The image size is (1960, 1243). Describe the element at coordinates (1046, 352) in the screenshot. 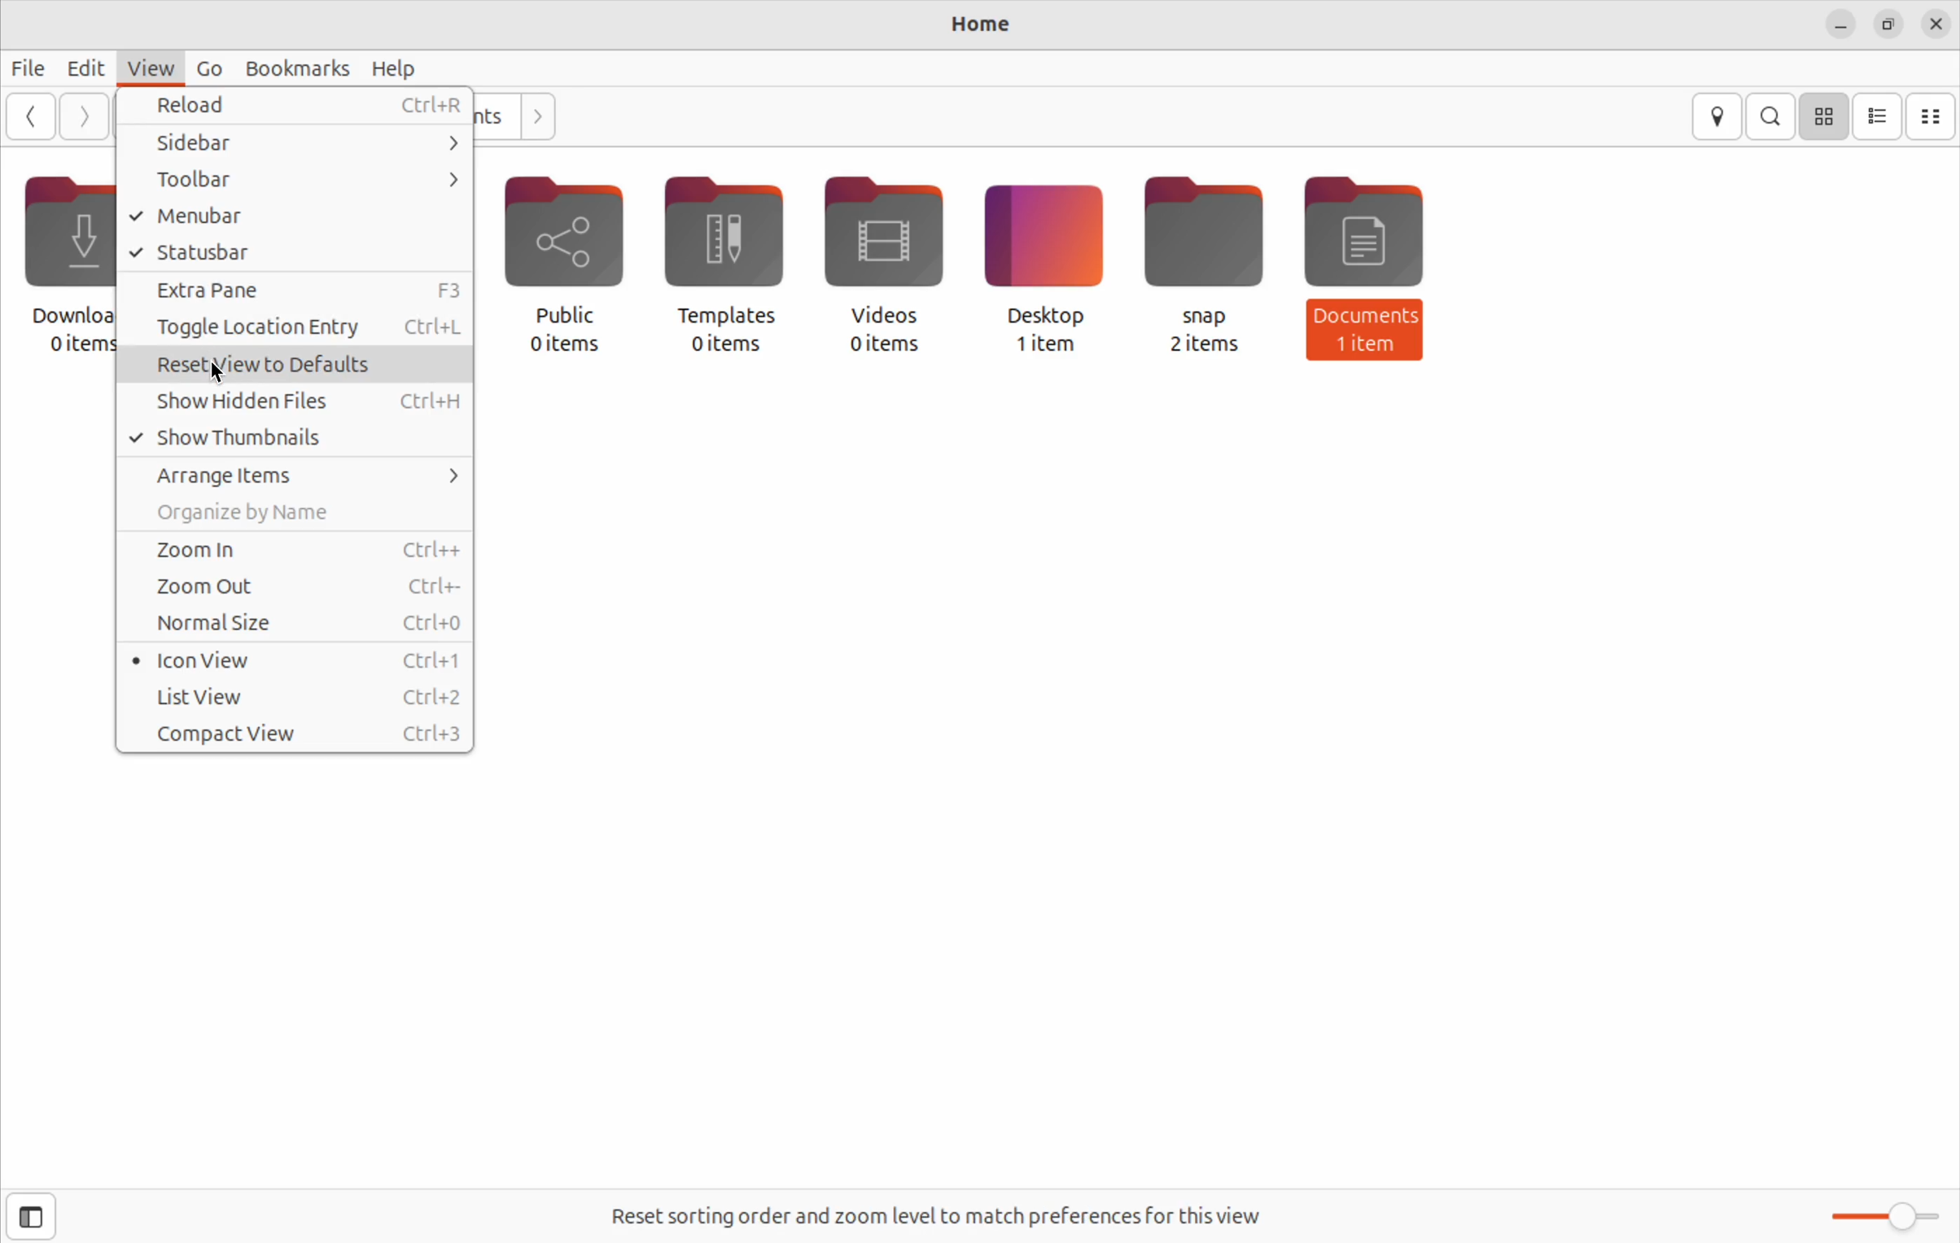

I see `1 item` at that location.